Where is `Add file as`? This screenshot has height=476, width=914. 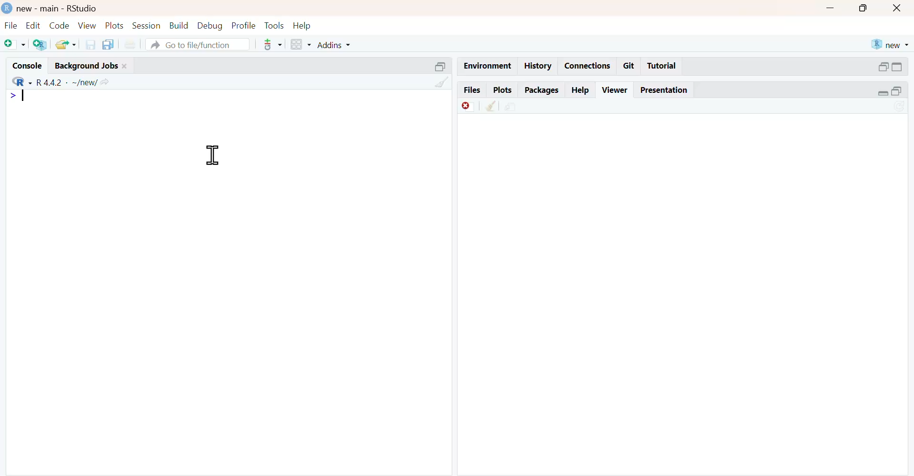
Add file as is located at coordinates (14, 44).